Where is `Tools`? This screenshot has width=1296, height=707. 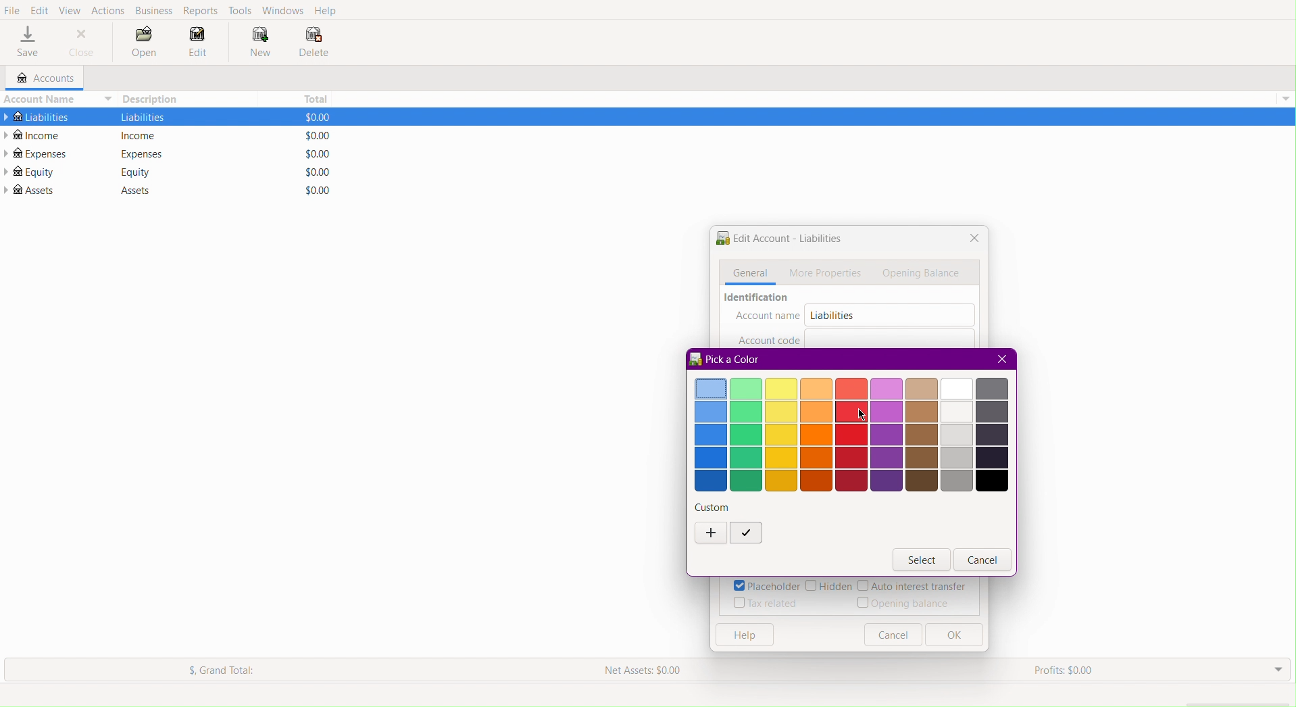
Tools is located at coordinates (241, 9).